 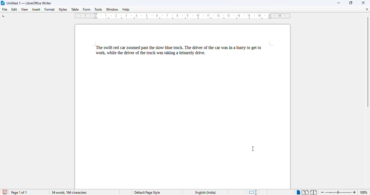 What do you see at coordinates (4, 17) in the screenshot?
I see `tap stop` at bounding box center [4, 17].